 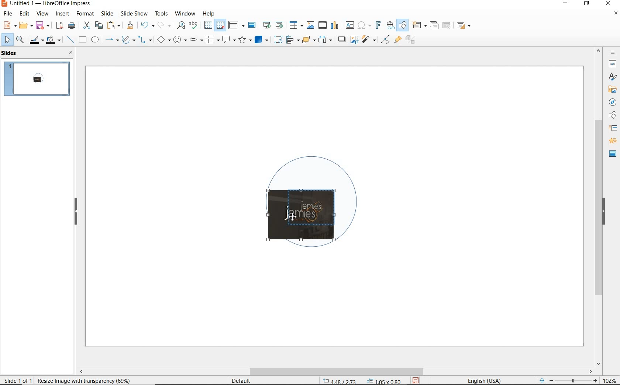 I want to click on close document, so click(x=616, y=15).